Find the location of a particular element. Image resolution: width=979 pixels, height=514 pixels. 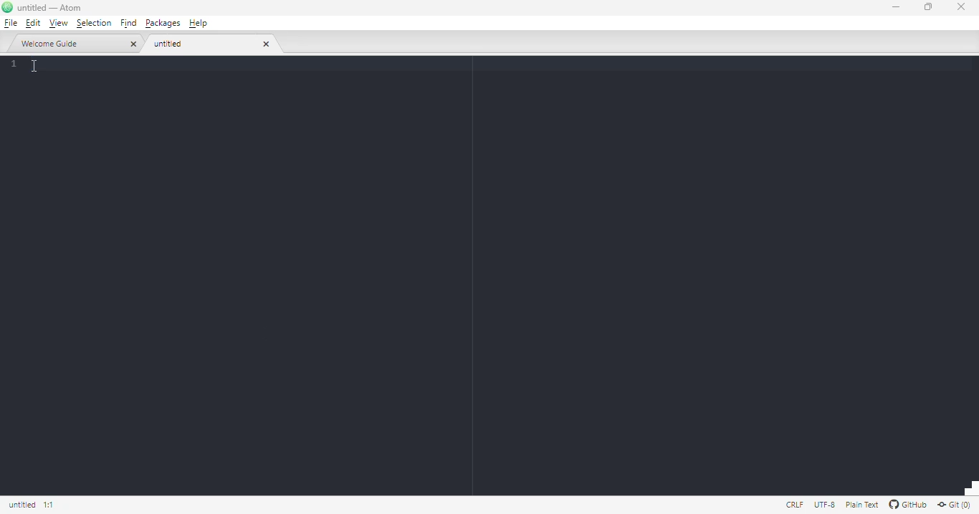

welcome guide is located at coordinates (69, 44).